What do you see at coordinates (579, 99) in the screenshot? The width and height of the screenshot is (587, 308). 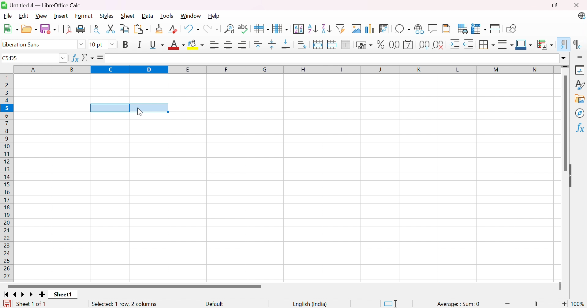 I see `Gallery` at bounding box center [579, 99].